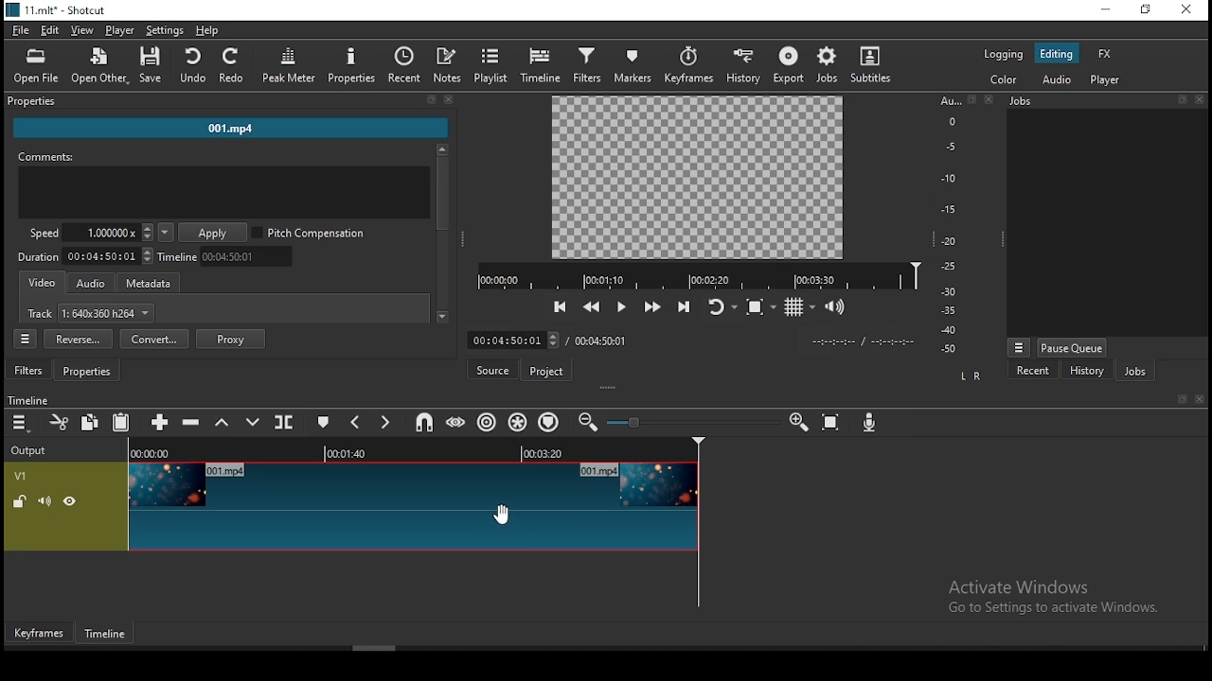 This screenshot has width=1212, height=681. I want to click on 001.mp4, so click(231, 128).